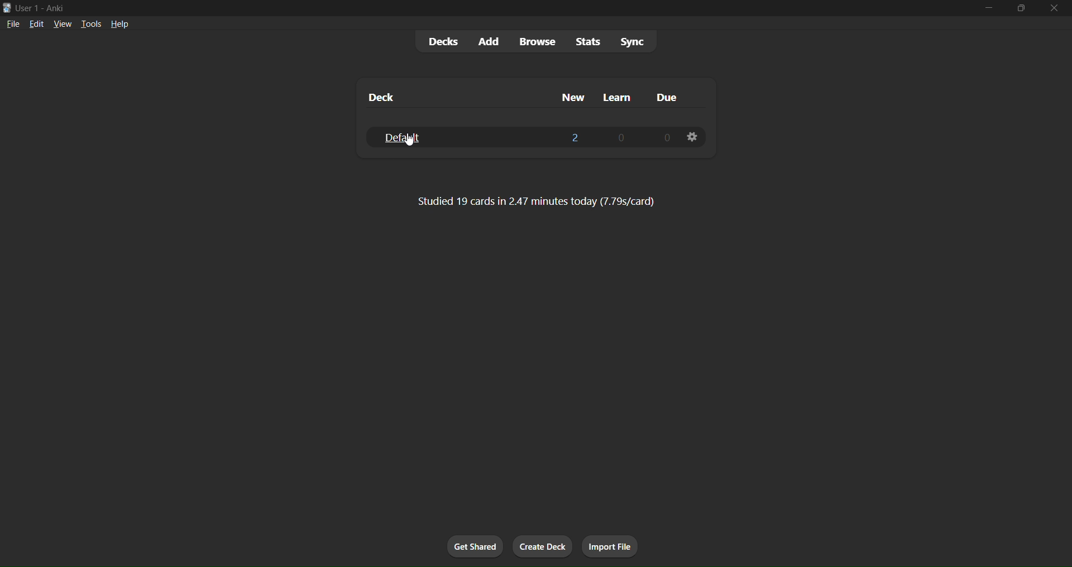 This screenshot has height=567, width=1072. I want to click on Sync, so click(634, 42).